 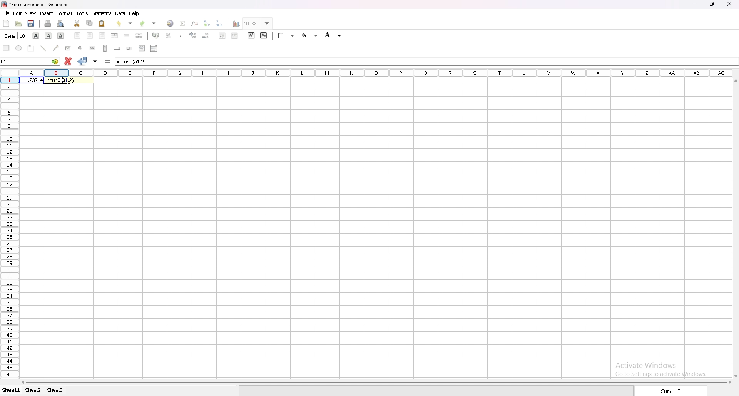 I want to click on left align, so click(x=77, y=35).